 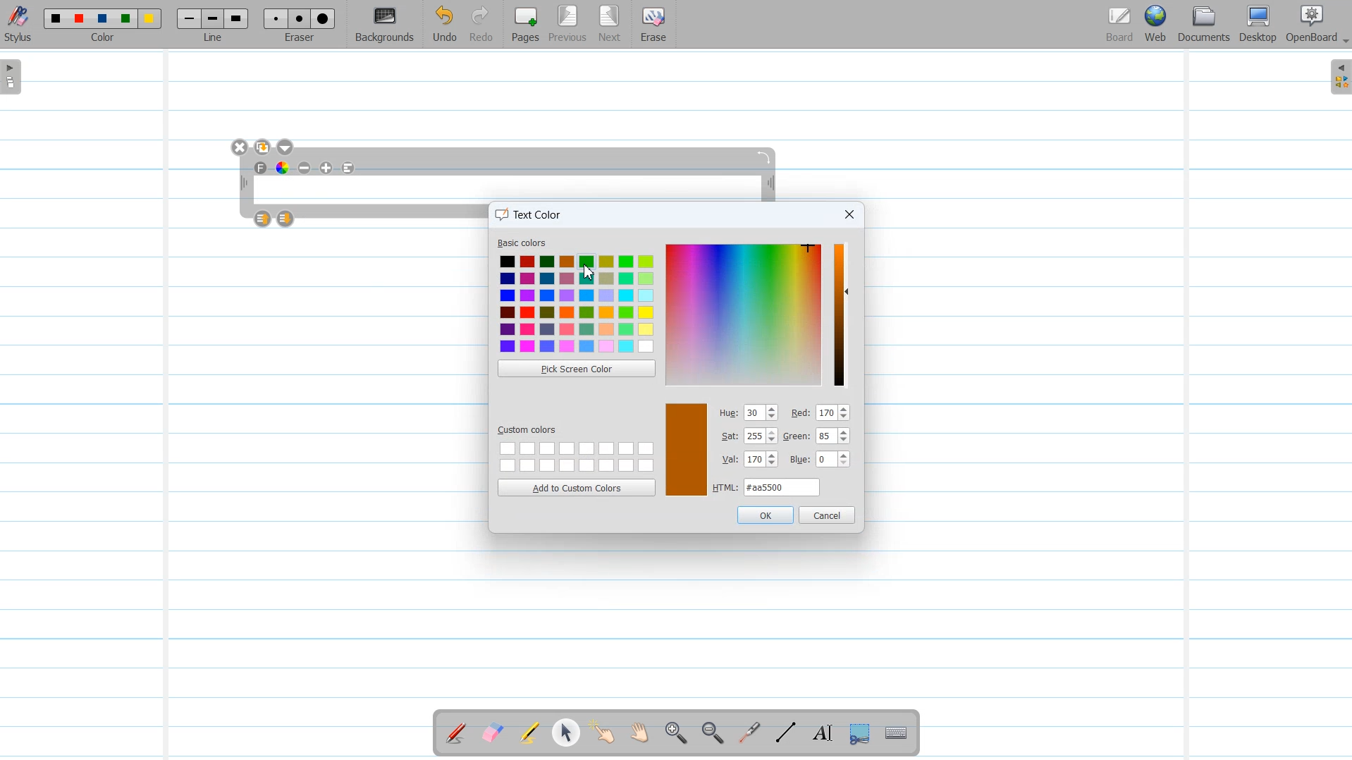 What do you see at coordinates (494, 734) in the screenshot?
I see `Erase Annotation` at bounding box center [494, 734].